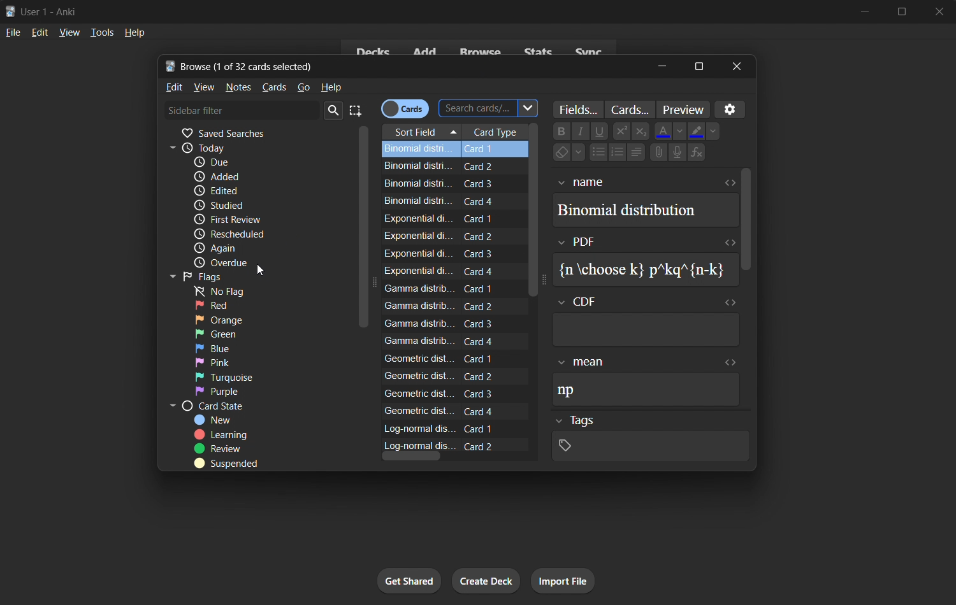 This screenshot has height=605, width=956. I want to click on rescheduled, so click(238, 234).